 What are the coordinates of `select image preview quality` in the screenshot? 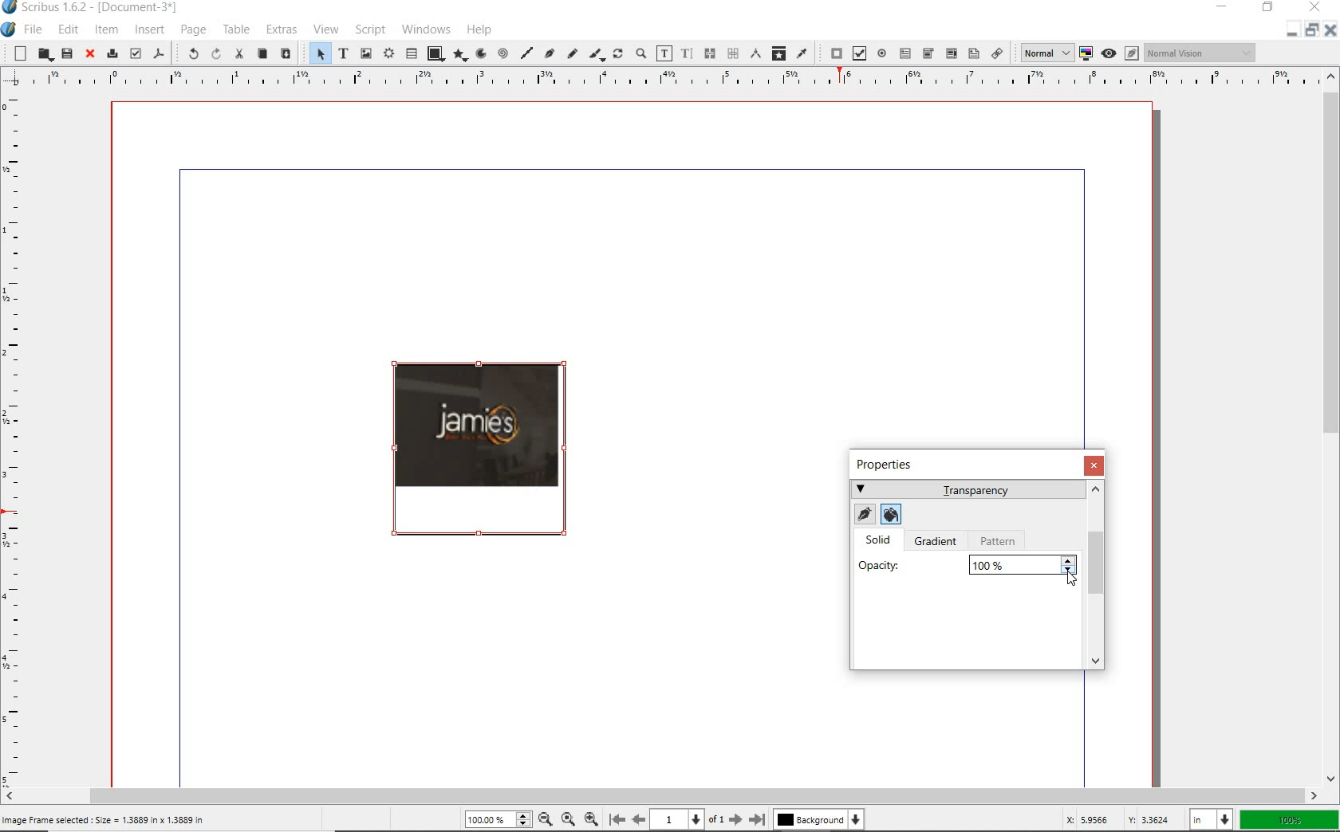 It's located at (1045, 53).